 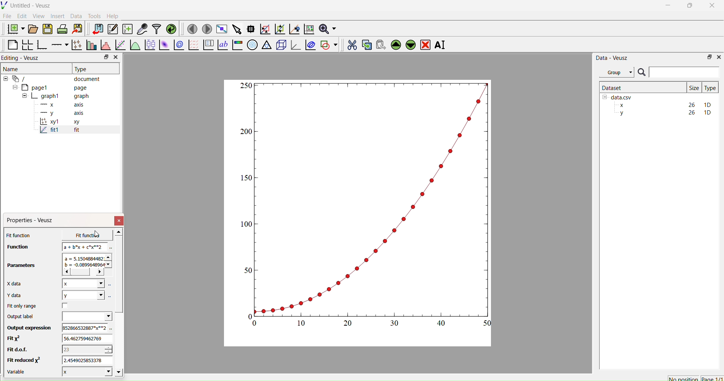 What do you see at coordinates (79, 235) in the screenshot?
I see `x` at bounding box center [79, 235].